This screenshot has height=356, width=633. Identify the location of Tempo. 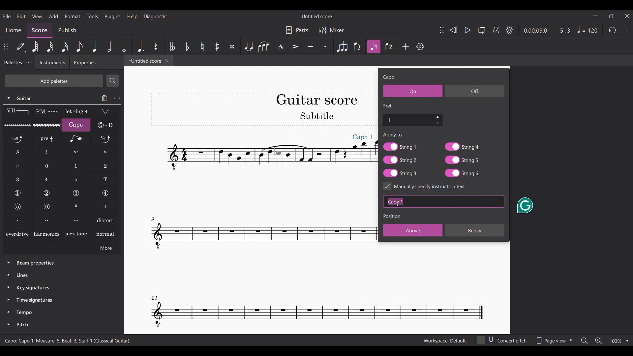
(24, 312).